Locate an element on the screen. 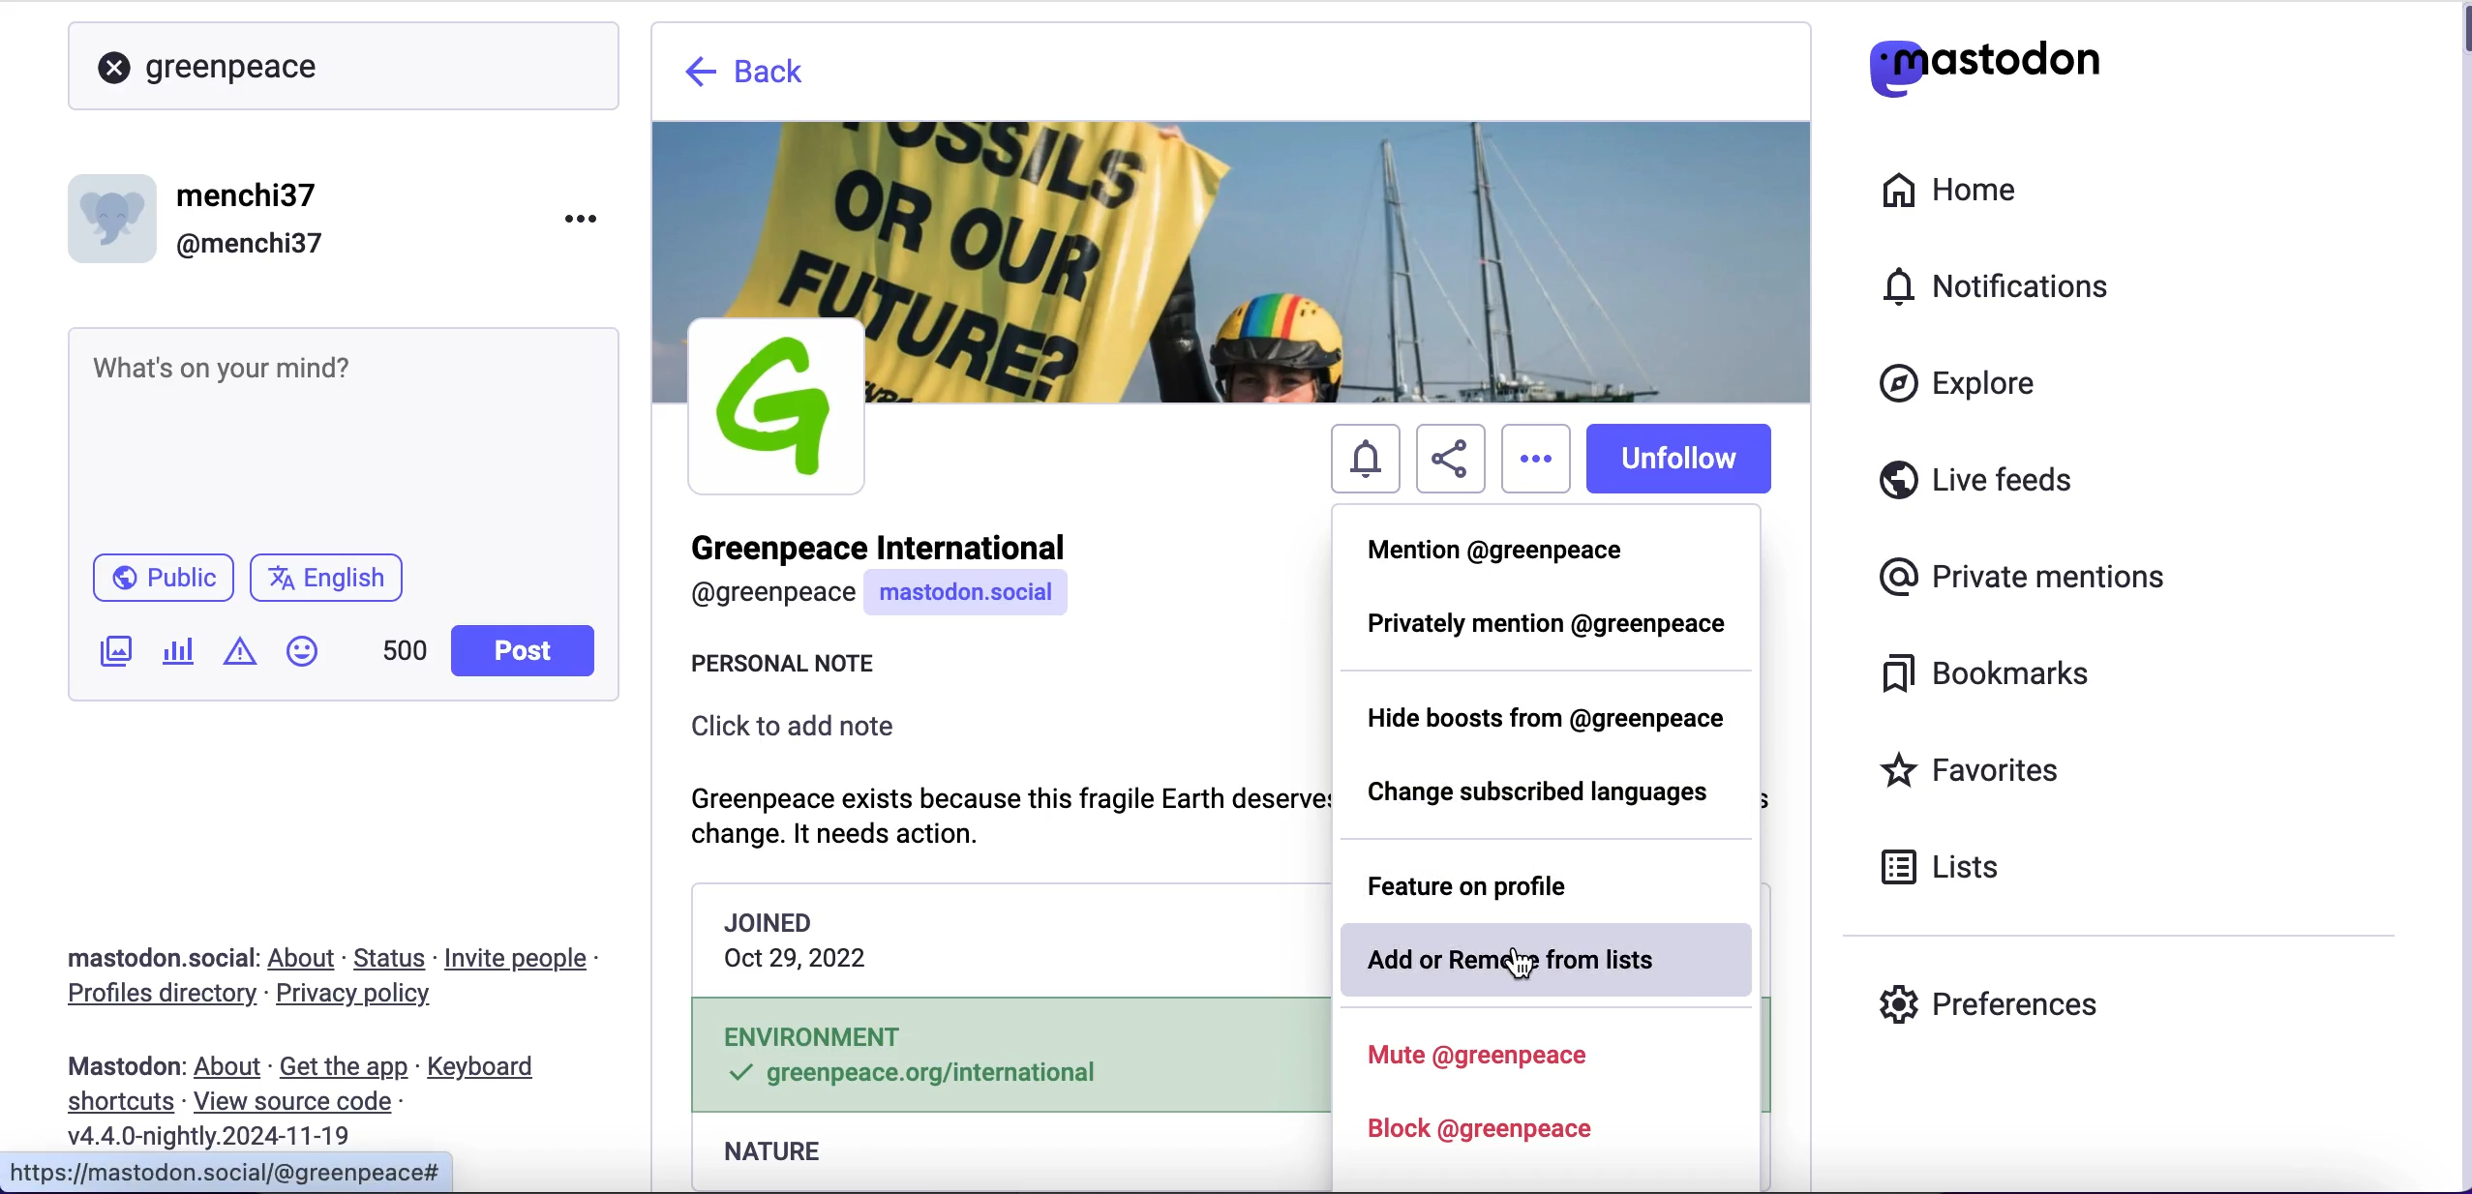 This screenshot has height=1194, width=2472. options is located at coordinates (1534, 457).